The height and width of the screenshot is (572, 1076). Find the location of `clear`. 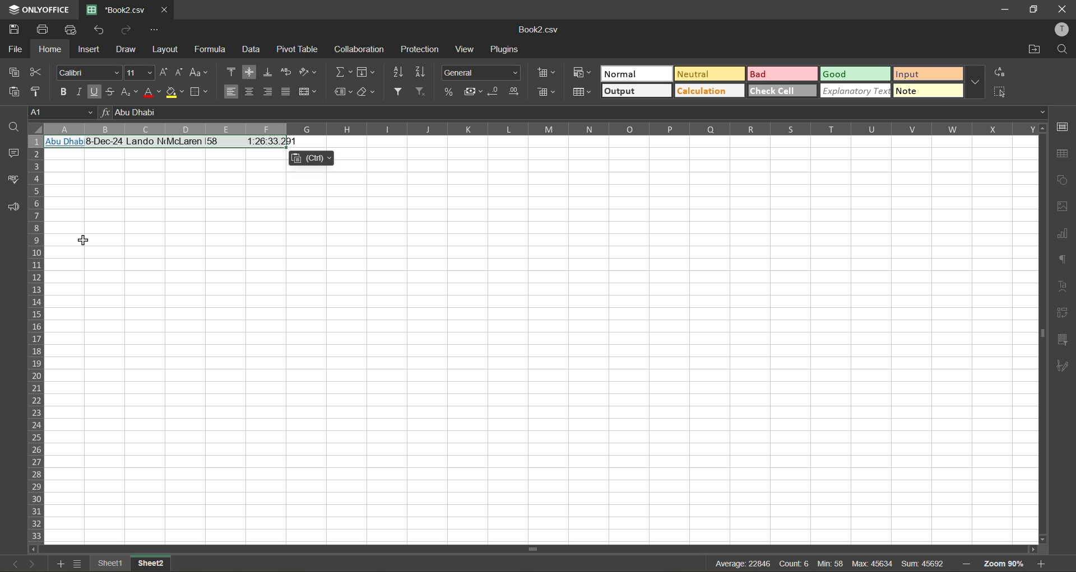

clear is located at coordinates (367, 92).